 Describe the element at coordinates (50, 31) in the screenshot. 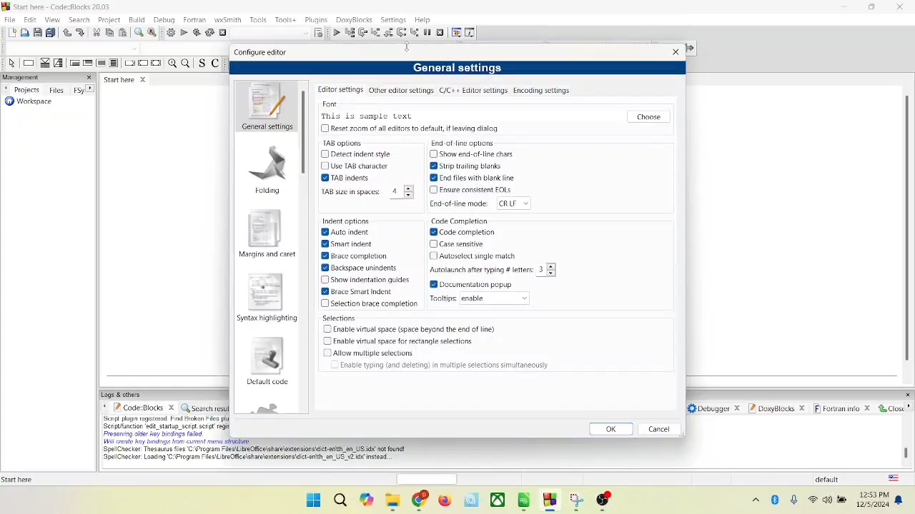

I see `save everything` at that location.